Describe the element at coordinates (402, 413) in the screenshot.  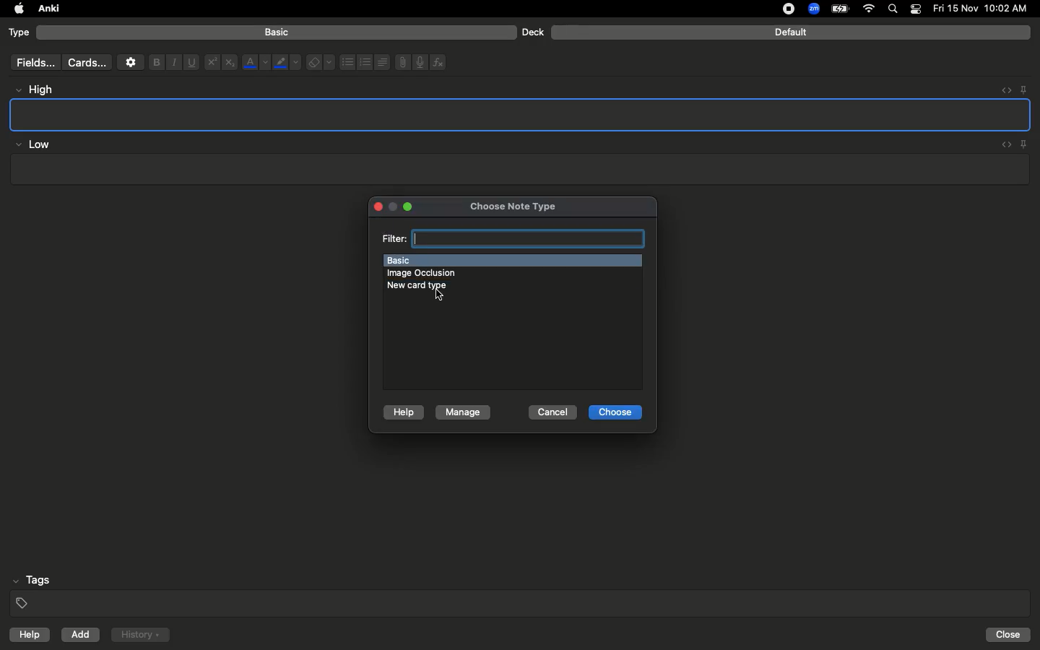
I see `Help` at that location.